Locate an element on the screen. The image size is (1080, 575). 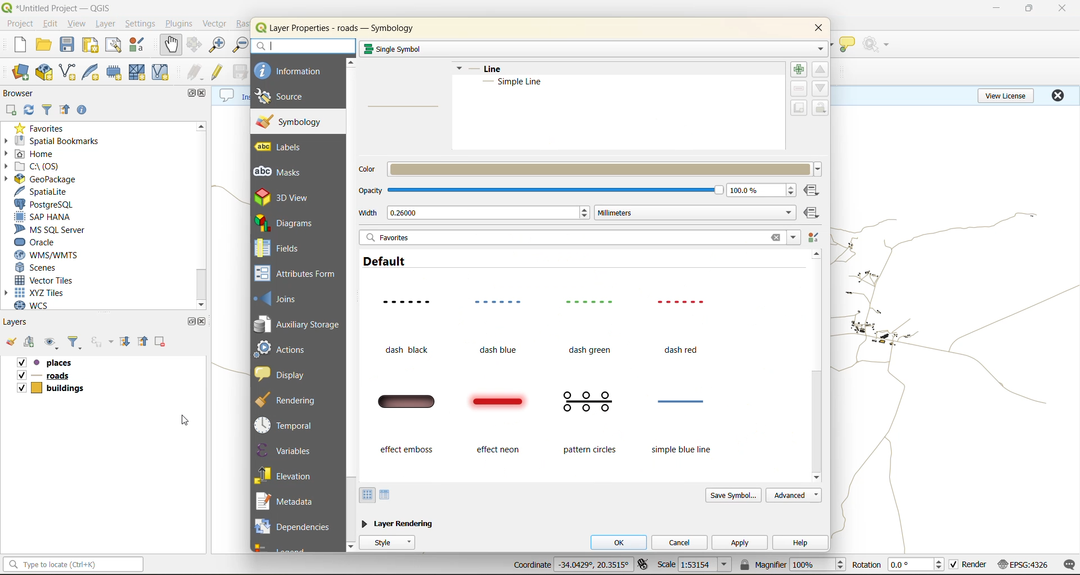
sap hana is located at coordinates (55, 217).